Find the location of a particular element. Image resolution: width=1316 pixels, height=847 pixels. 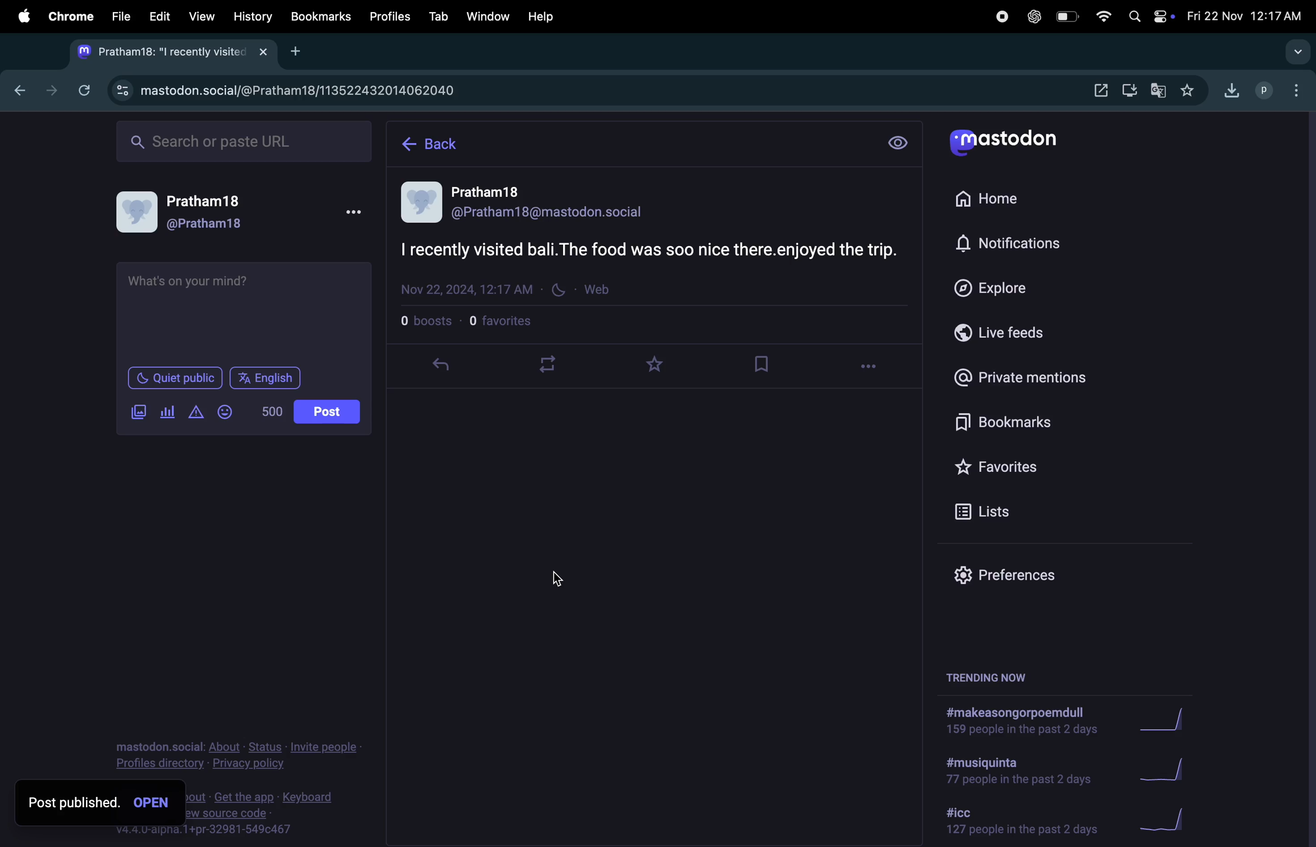

options is located at coordinates (1294, 90).